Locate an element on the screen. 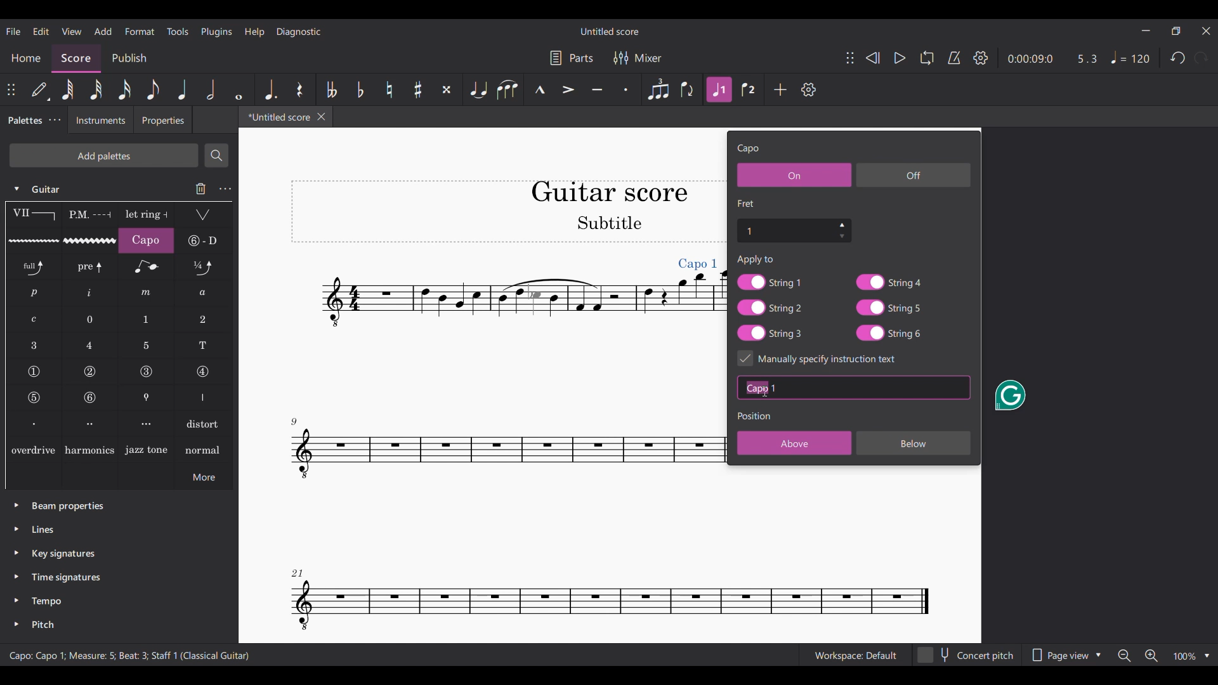  Tools menu is located at coordinates (177, 31).